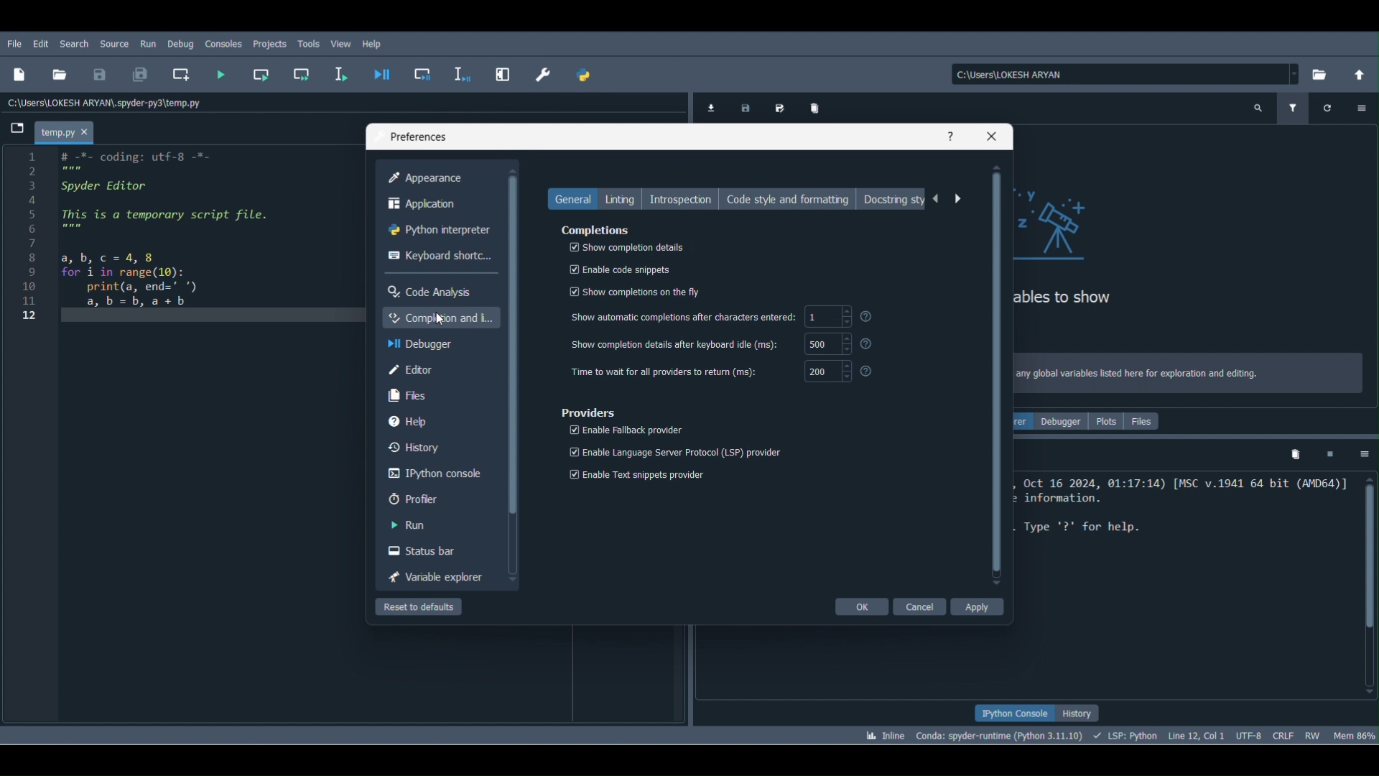 This screenshot has height=776, width=1379. Describe the element at coordinates (939, 200) in the screenshot. I see `Previous` at that location.